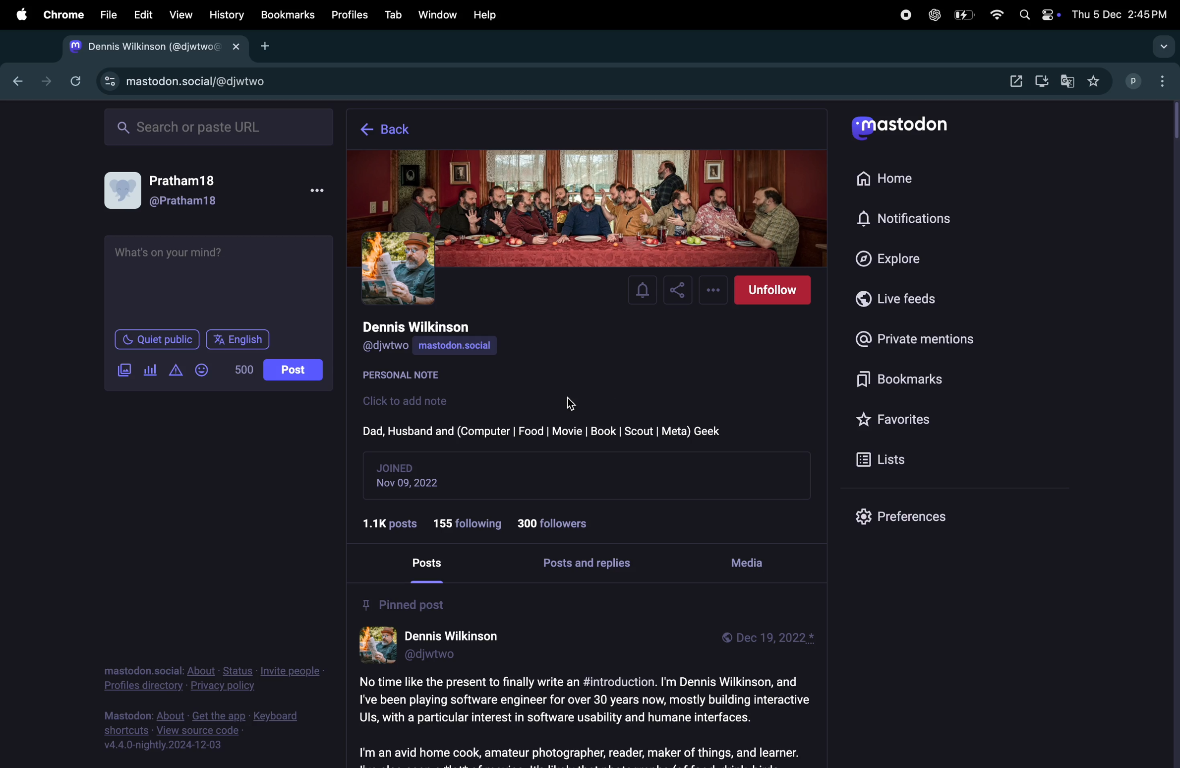  What do you see at coordinates (409, 377) in the screenshot?
I see `personal note` at bounding box center [409, 377].